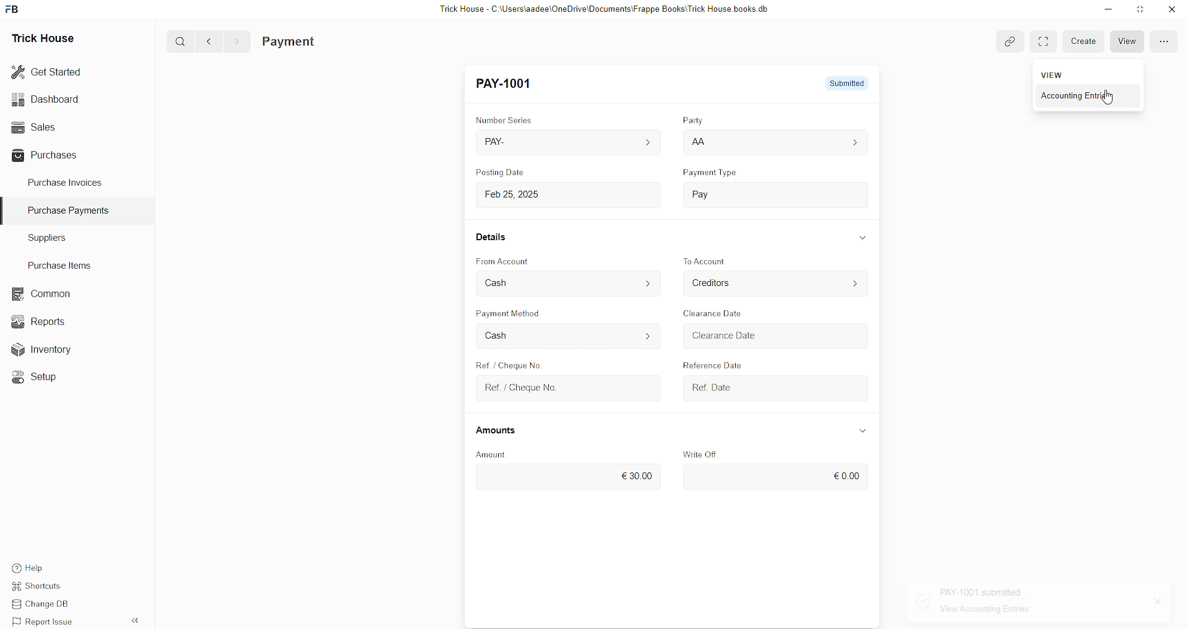 This screenshot has height=629, width=1188. Describe the element at coordinates (47, 71) in the screenshot. I see ` Get Started` at that location.